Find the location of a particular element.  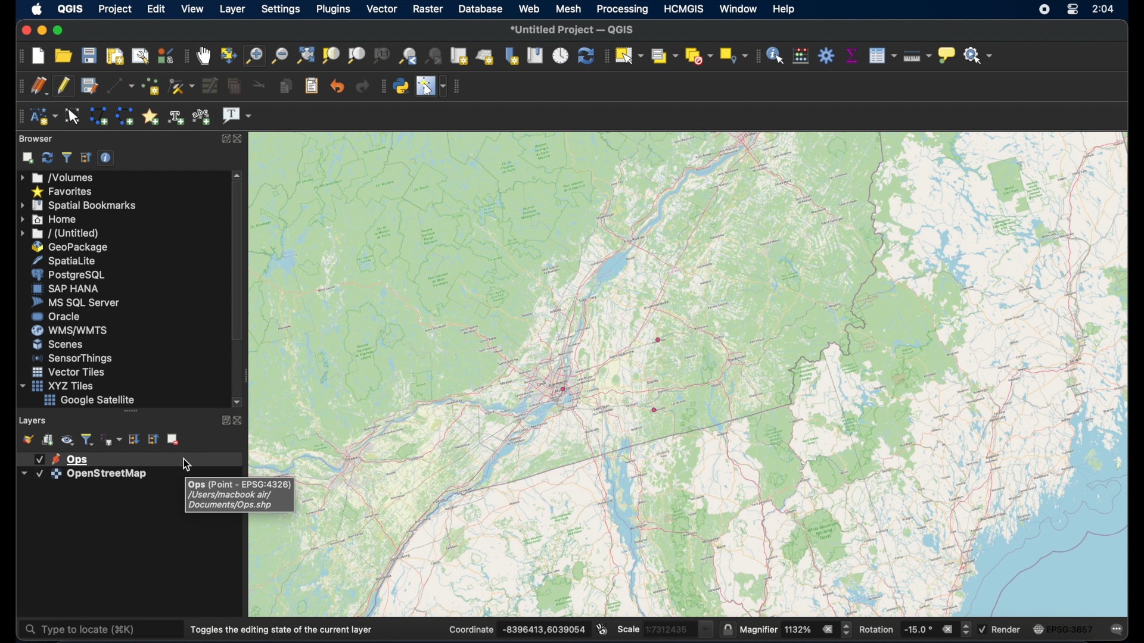

cursor is located at coordinates (188, 463).